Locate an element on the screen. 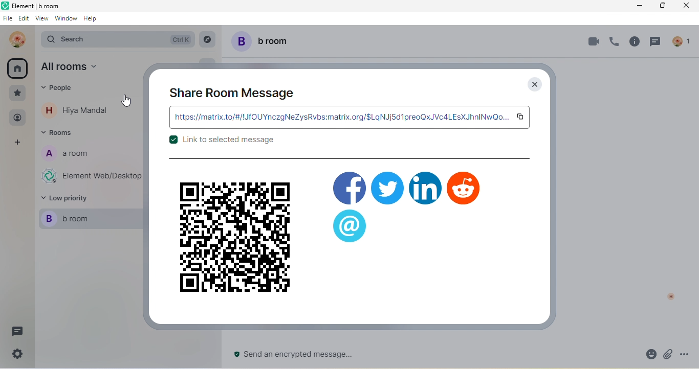  all room is located at coordinates (78, 68).